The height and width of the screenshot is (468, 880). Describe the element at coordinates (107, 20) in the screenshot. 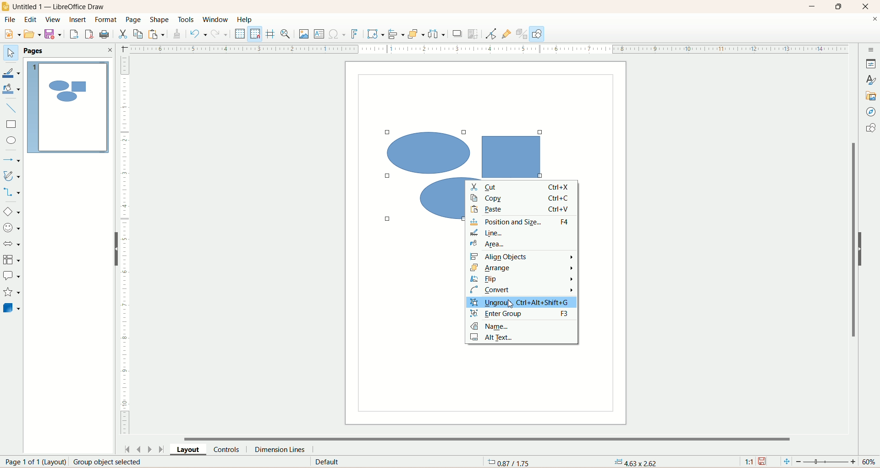

I see `format` at that location.